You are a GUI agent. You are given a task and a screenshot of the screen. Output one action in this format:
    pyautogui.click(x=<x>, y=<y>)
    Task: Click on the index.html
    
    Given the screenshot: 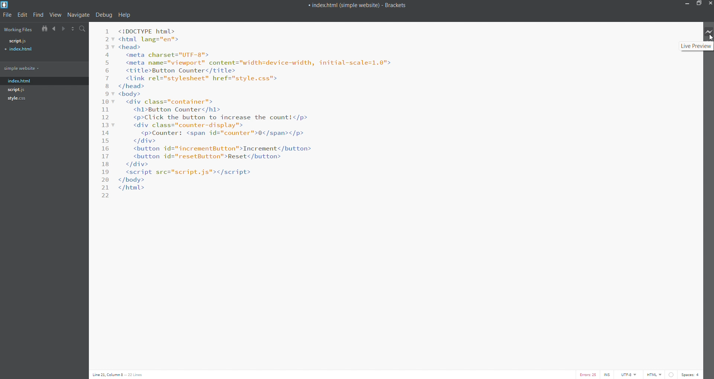 What is the action you would take?
    pyautogui.click(x=21, y=79)
    